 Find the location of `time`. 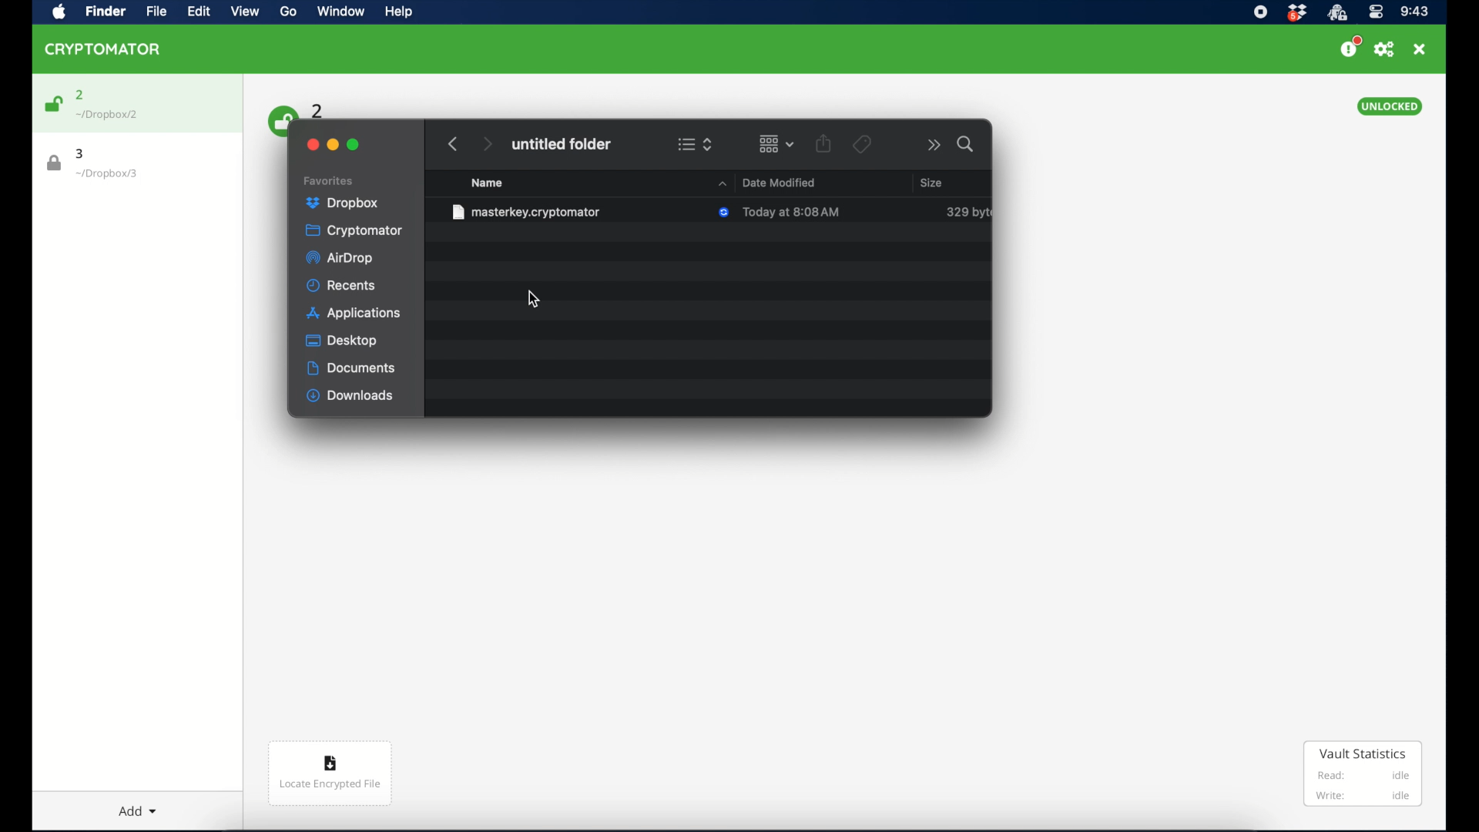

time is located at coordinates (1414, 12).